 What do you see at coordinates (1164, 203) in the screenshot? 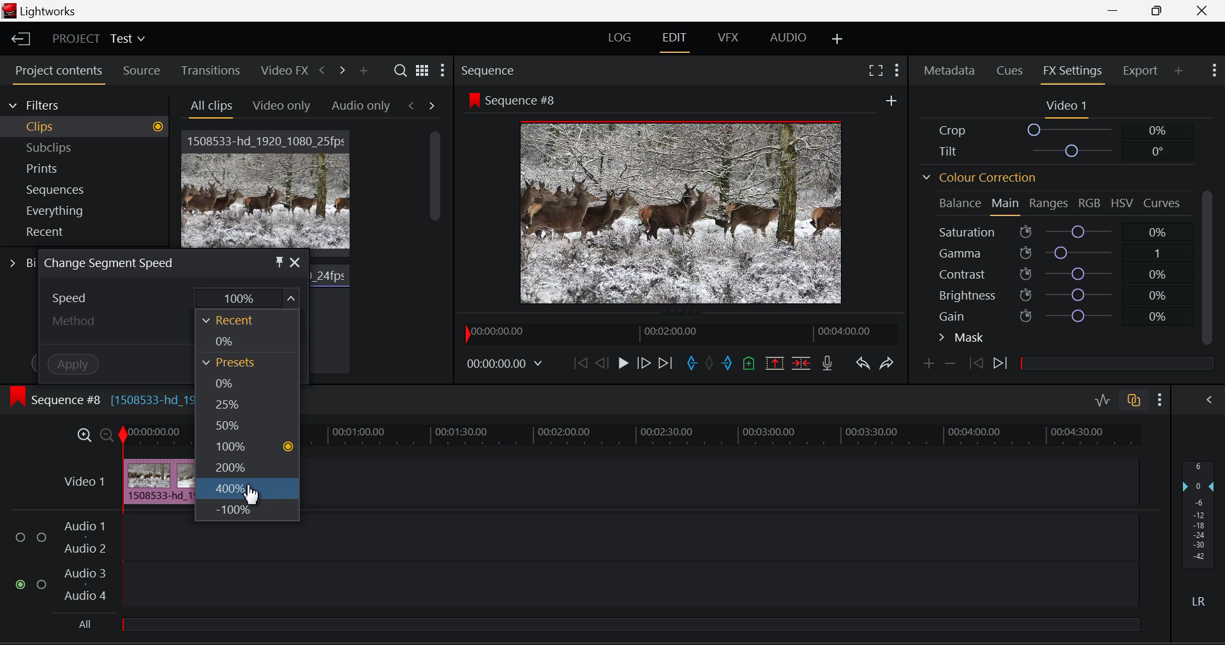
I see `Curves` at bounding box center [1164, 203].